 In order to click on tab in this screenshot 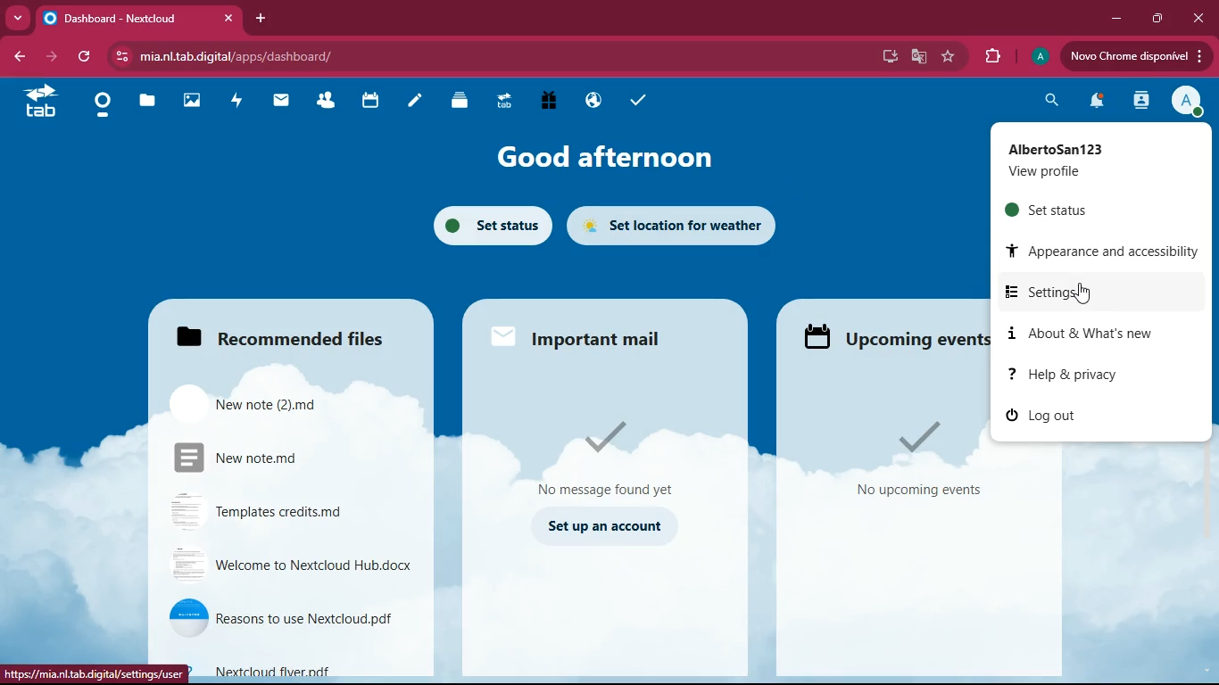, I will do `click(137, 19)`.